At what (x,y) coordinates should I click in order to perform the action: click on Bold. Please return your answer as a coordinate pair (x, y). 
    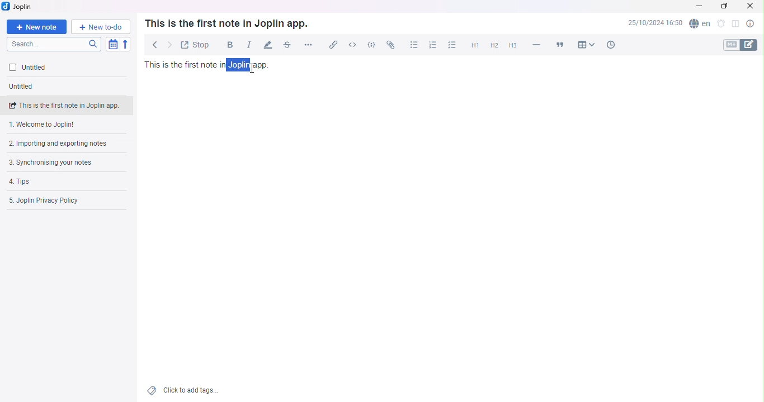
    Looking at the image, I should click on (227, 44).